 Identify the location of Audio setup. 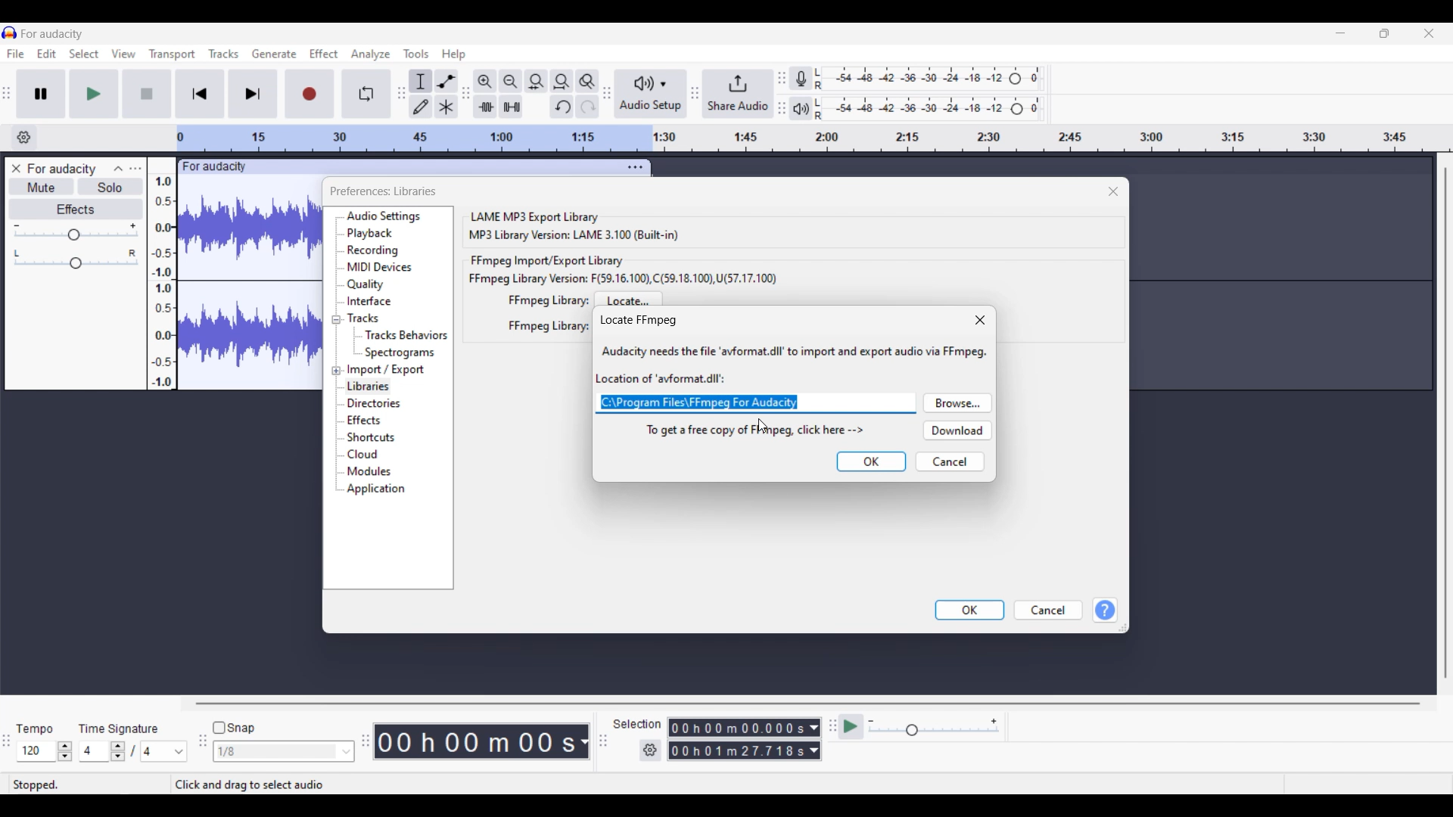
(650, 94).